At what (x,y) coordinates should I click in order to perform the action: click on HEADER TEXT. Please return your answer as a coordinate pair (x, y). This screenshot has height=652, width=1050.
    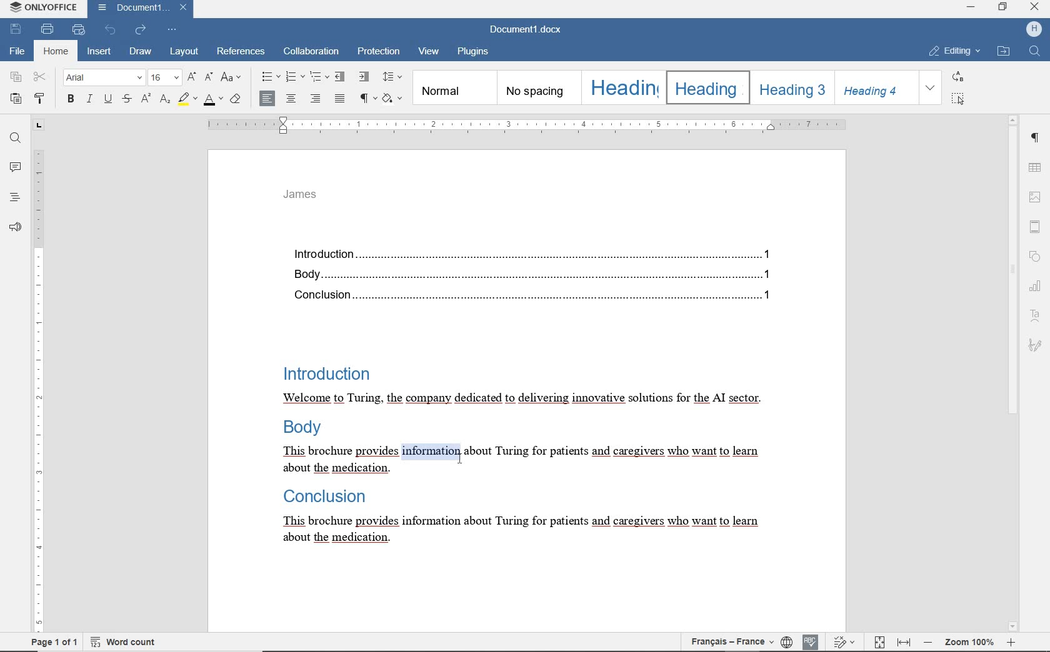
    Looking at the image, I should click on (303, 198).